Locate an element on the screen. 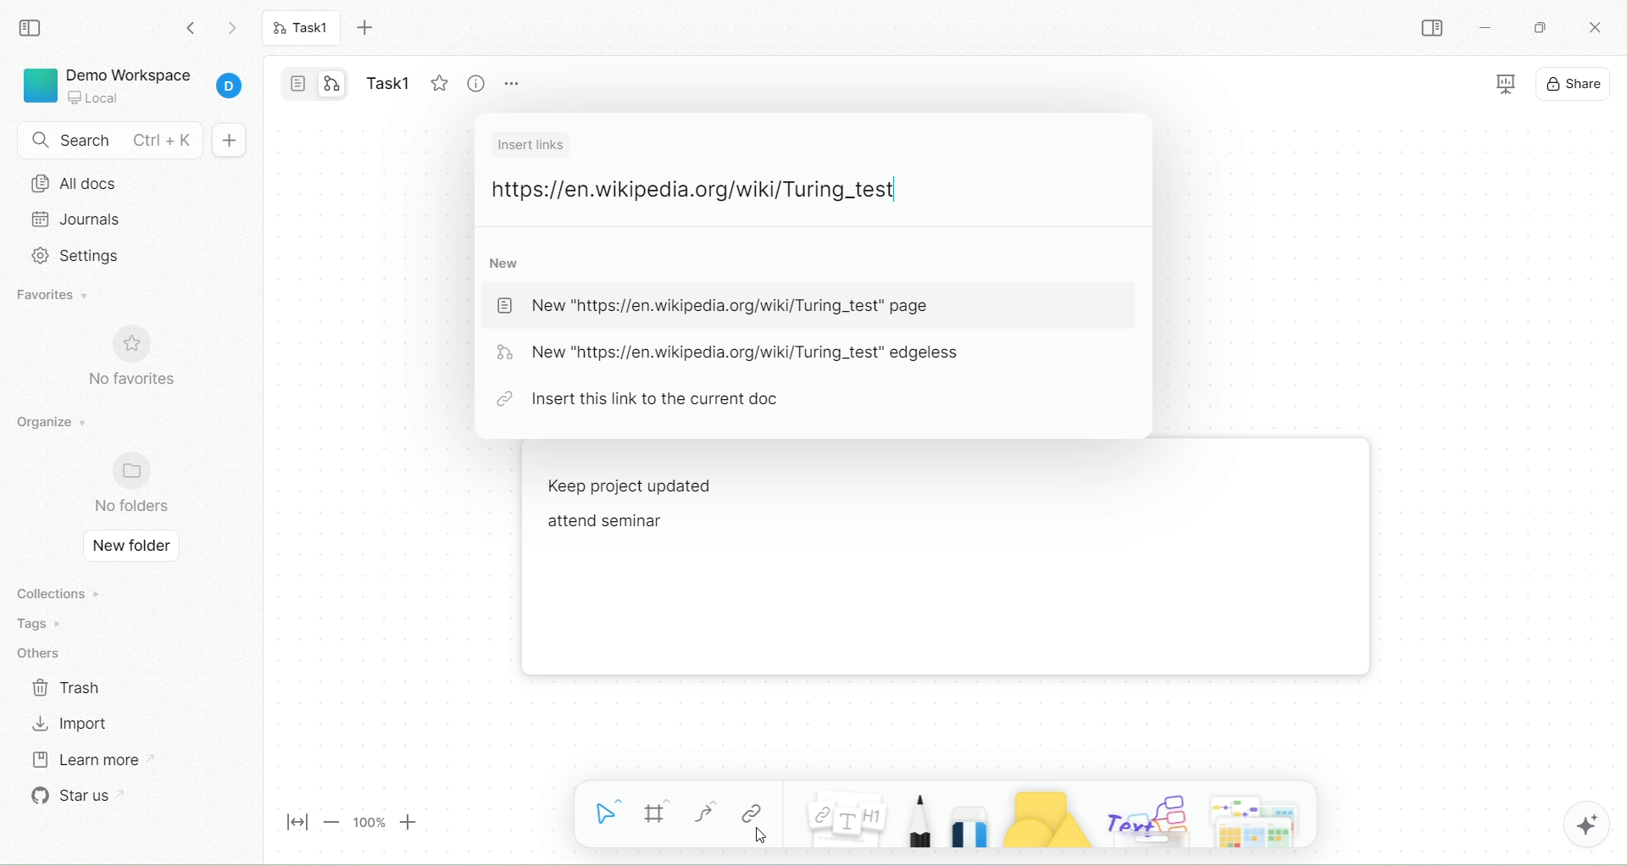 The height and width of the screenshot is (866, 1627). no folders is located at coordinates (136, 482).